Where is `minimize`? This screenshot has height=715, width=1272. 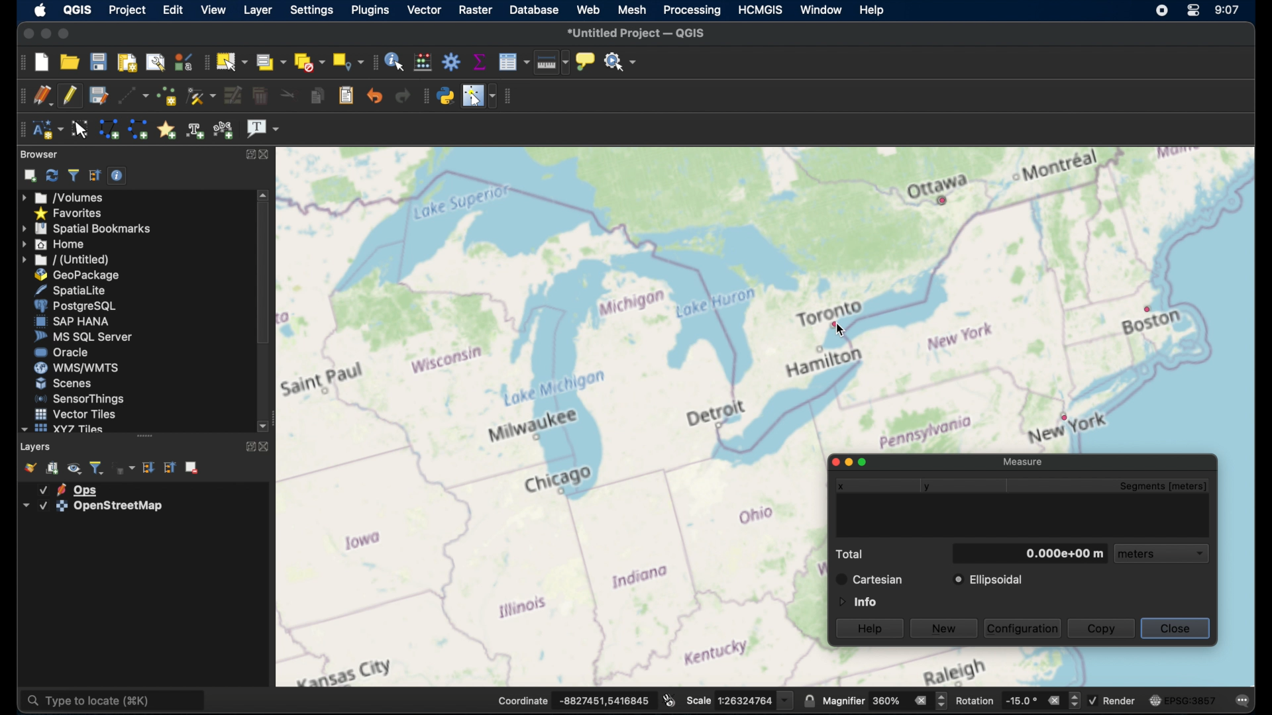 minimize is located at coordinates (849, 463).